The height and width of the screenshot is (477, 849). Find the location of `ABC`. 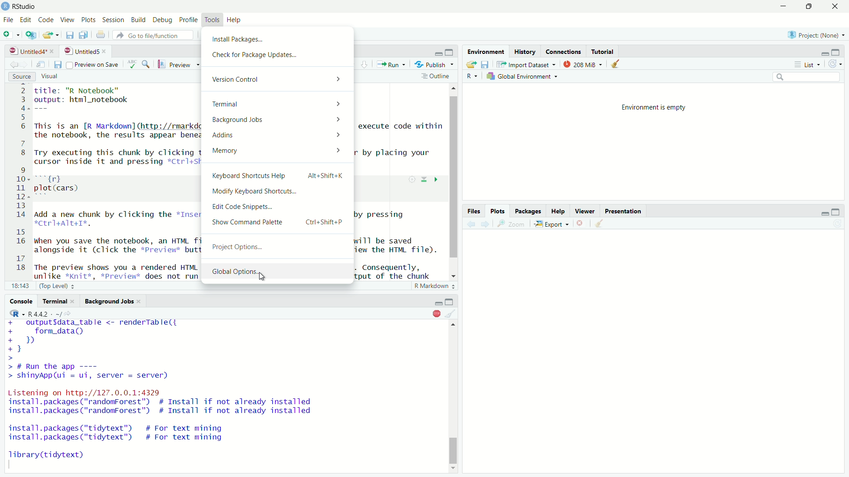

ABC is located at coordinates (138, 64).